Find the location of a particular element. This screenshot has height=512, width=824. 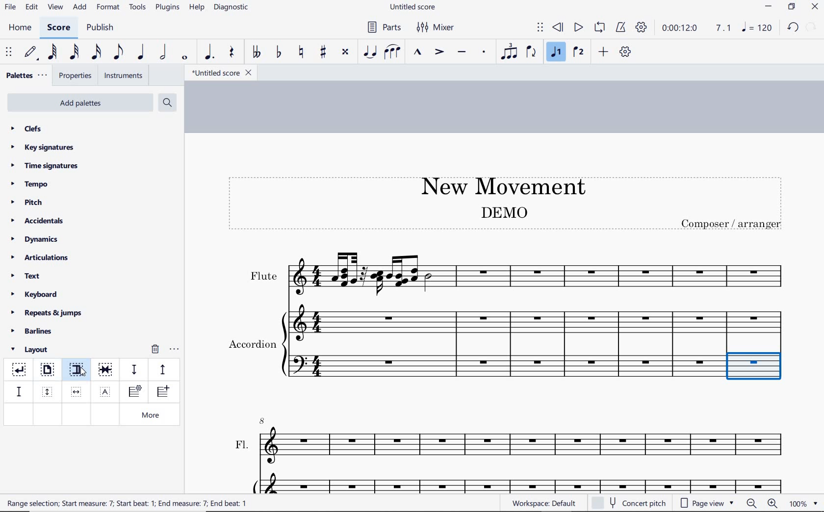

staff spacer fixed down is located at coordinates (18, 391).